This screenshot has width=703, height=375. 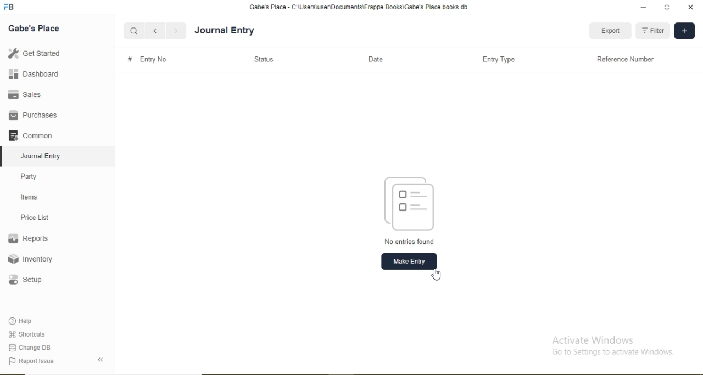 What do you see at coordinates (34, 73) in the screenshot?
I see `Dashboard` at bounding box center [34, 73].